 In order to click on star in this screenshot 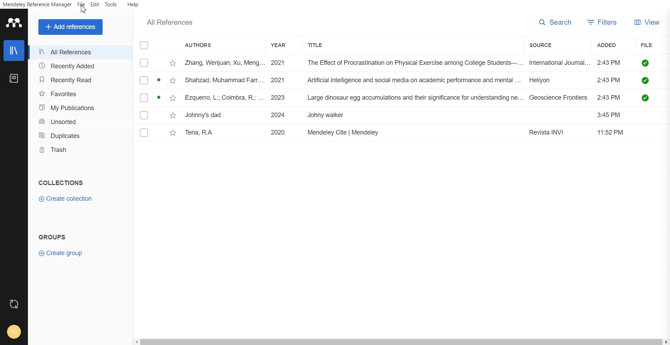, I will do `click(172, 133)`.